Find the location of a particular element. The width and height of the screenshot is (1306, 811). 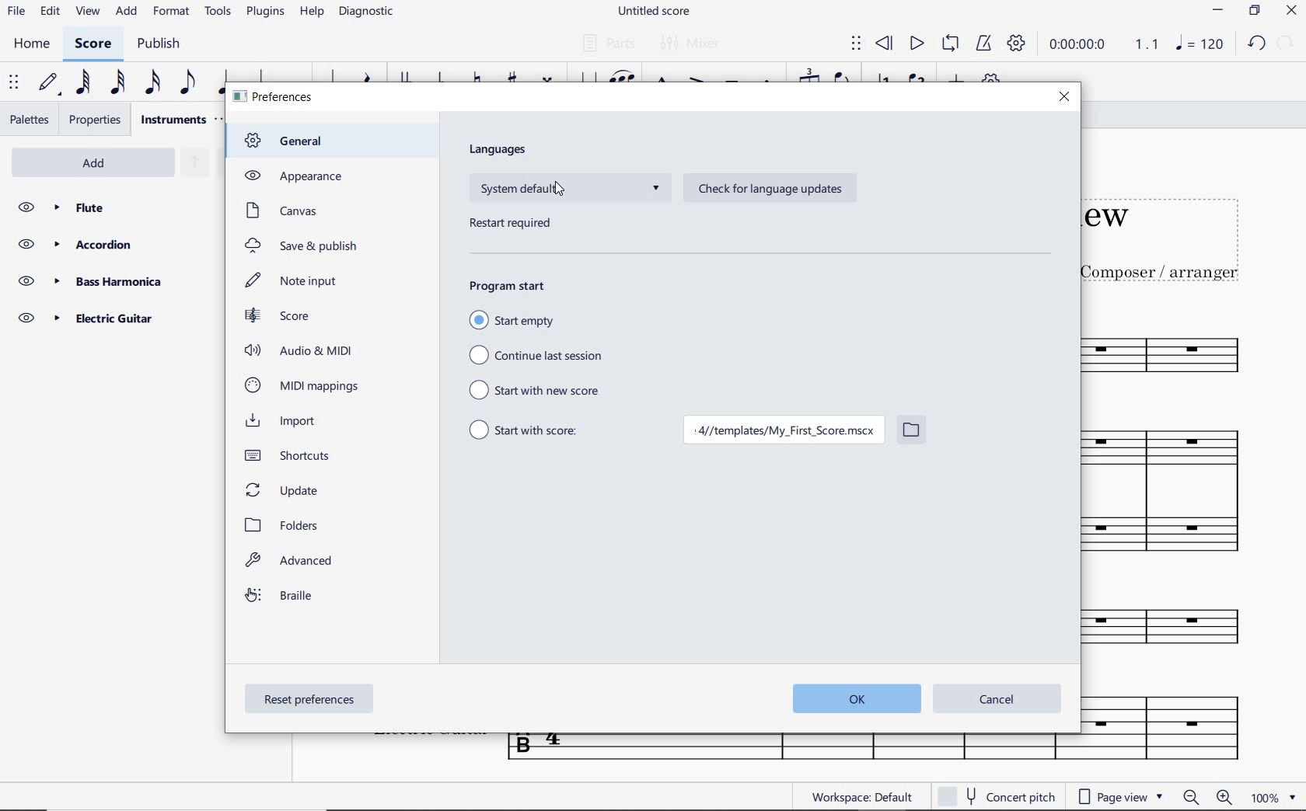

RESTORE DOWN is located at coordinates (1253, 12).